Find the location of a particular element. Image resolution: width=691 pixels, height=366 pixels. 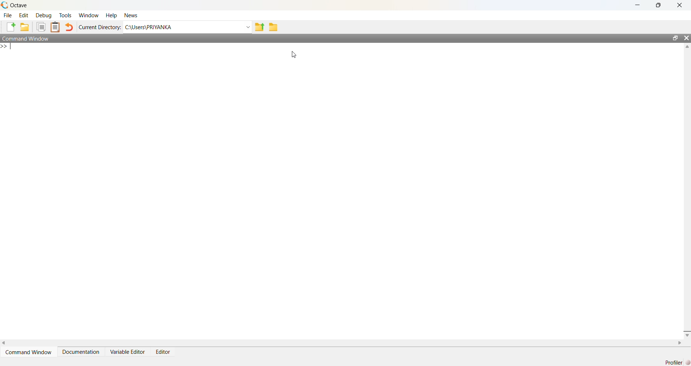

Octave logo is located at coordinates (4, 5).